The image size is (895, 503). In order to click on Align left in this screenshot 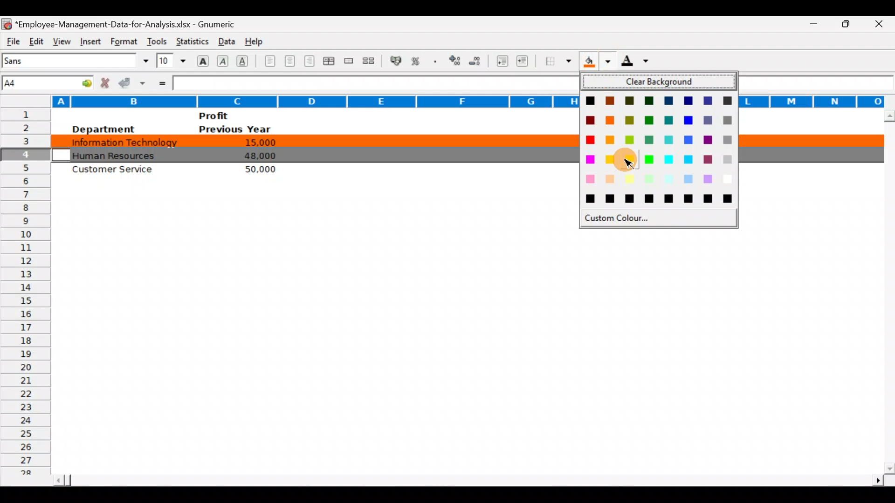, I will do `click(269, 61)`.